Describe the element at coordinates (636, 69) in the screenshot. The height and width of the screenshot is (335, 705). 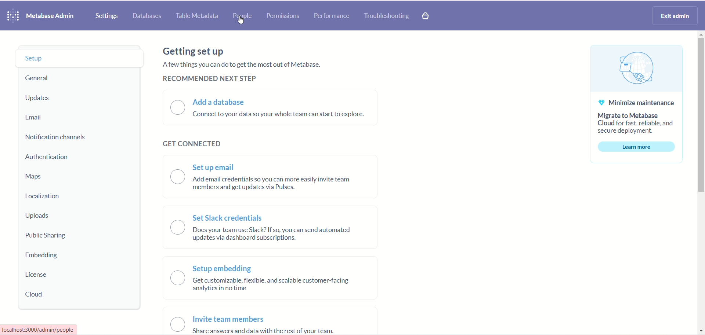
I see `image` at that location.